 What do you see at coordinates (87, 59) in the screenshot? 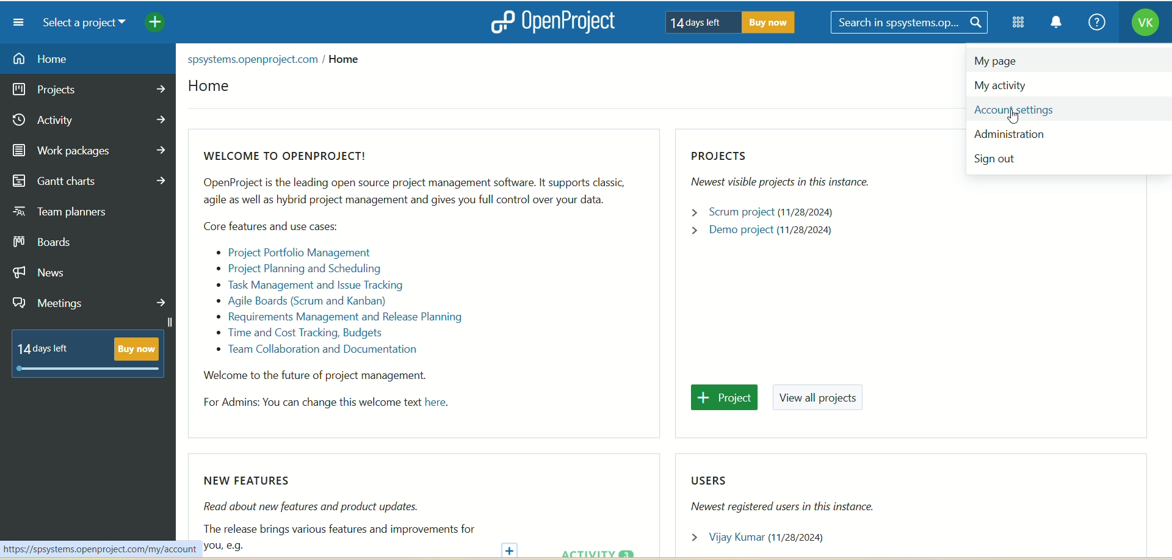
I see `home` at bounding box center [87, 59].